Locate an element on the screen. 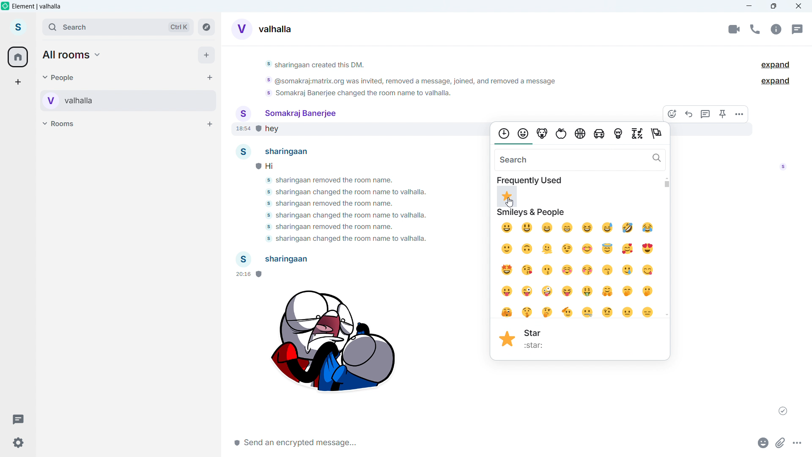 The height and width of the screenshot is (457, 812). beaming face with smiling eyes is located at coordinates (547, 228).